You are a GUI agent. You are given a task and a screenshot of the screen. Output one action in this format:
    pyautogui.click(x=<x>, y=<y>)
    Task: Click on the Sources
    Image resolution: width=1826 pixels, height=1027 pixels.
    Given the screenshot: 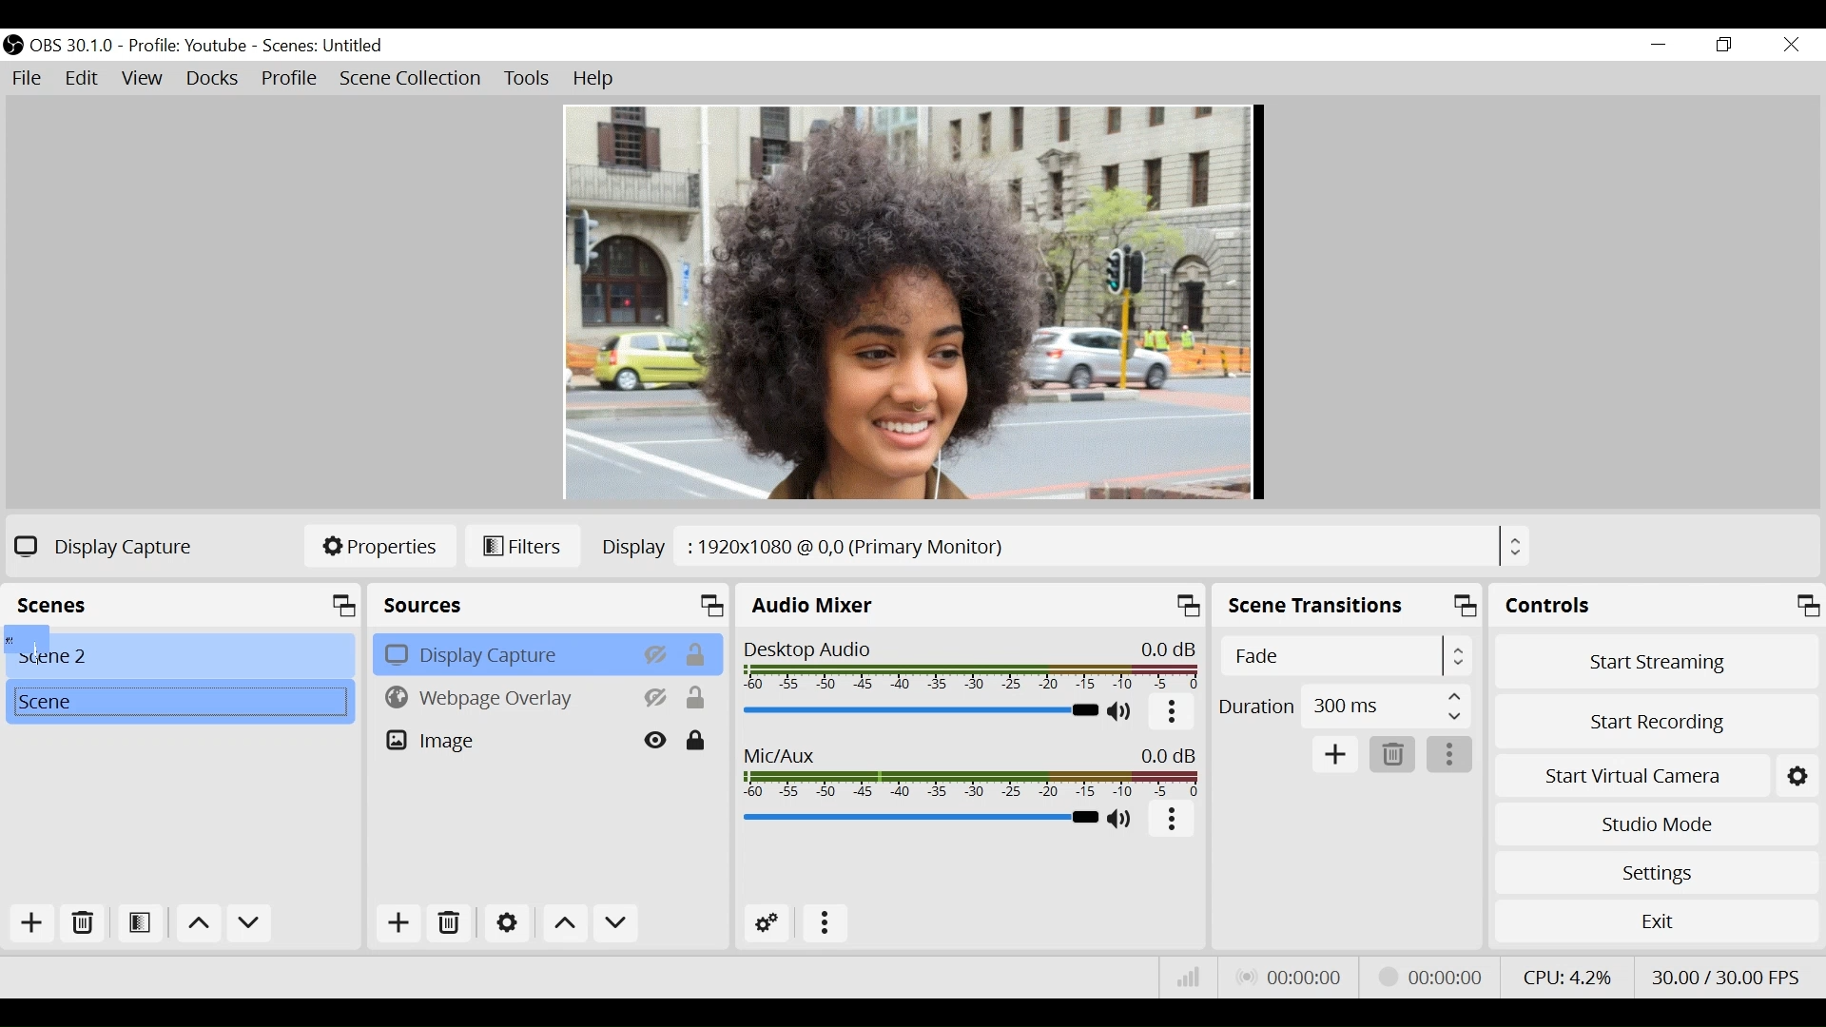 What is the action you would take?
    pyautogui.click(x=551, y=605)
    